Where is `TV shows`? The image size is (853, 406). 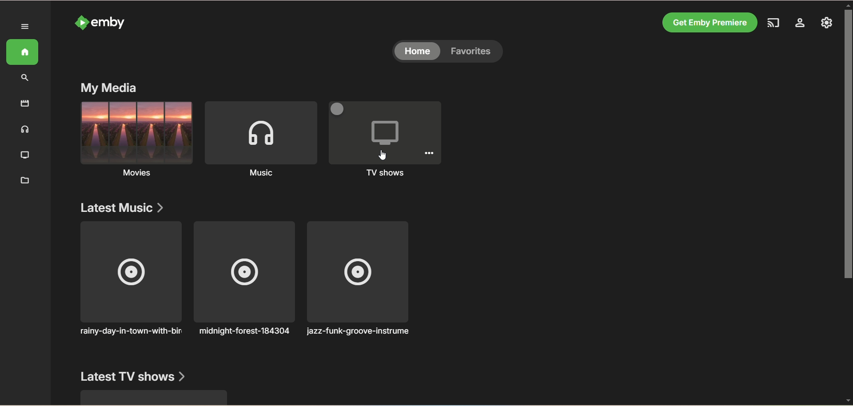
TV shows is located at coordinates (24, 156).